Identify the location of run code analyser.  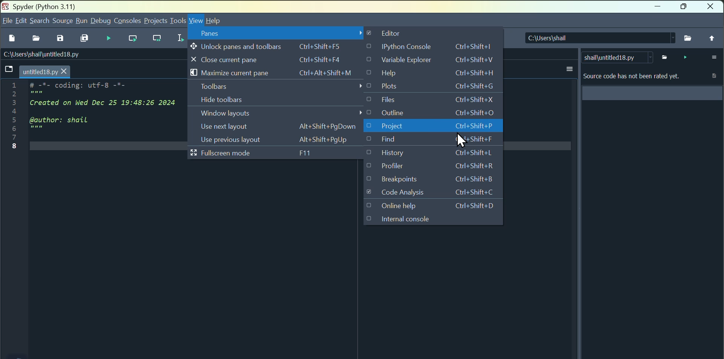
(685, 57).